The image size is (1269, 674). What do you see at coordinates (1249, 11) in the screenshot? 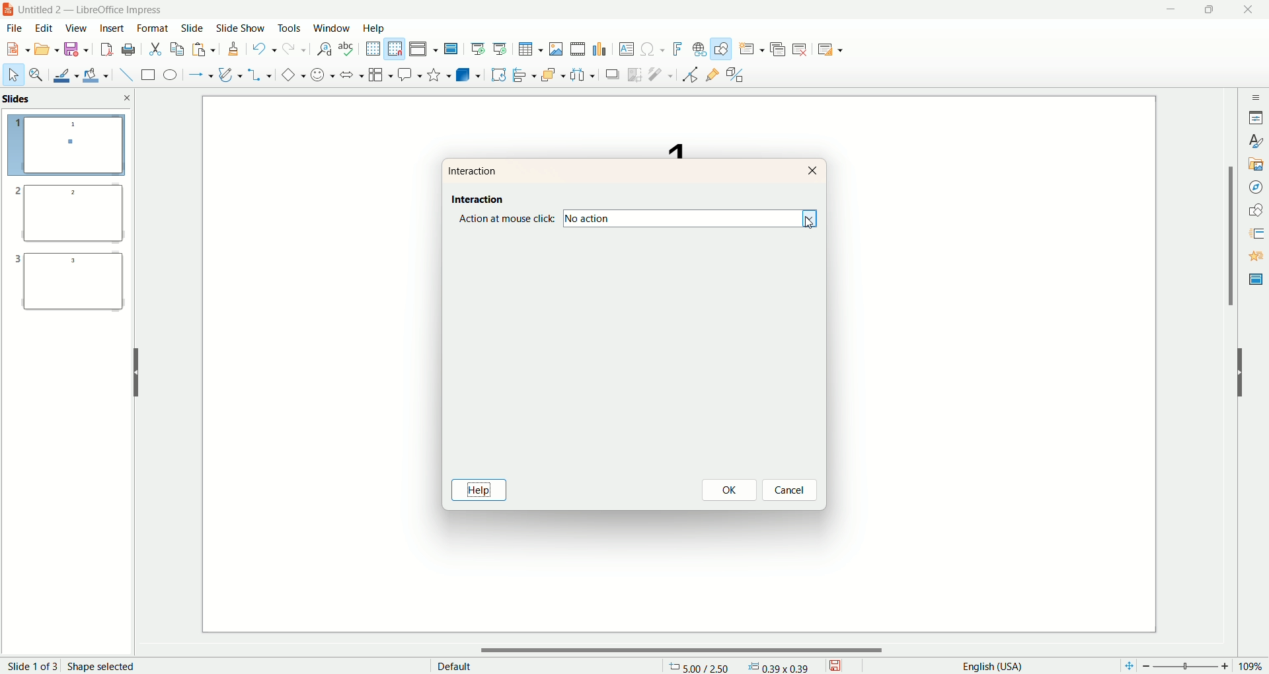
I see `close` at bounding box center [1249, 11].